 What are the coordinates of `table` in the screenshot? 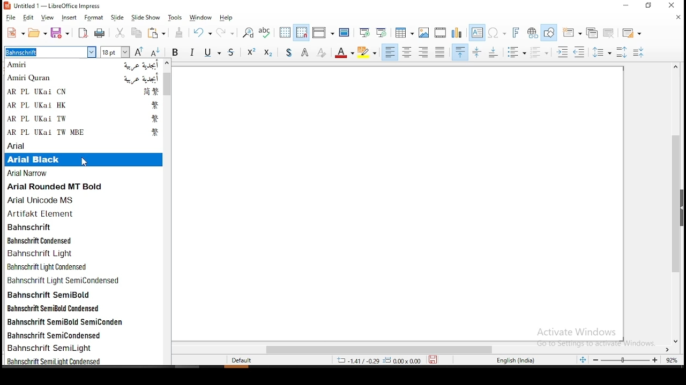 It's located at (404, 32).